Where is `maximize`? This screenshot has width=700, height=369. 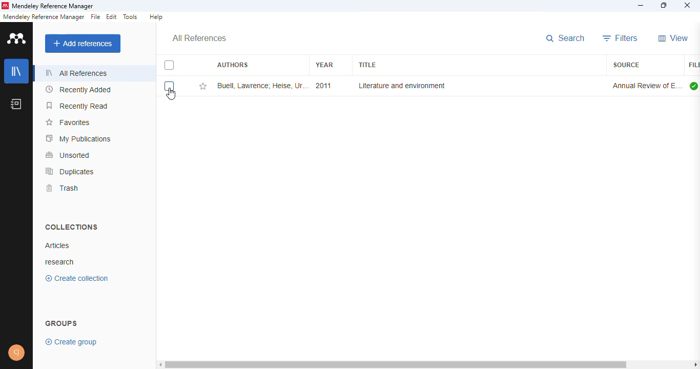
maximize is located at coordinates (665, 5).